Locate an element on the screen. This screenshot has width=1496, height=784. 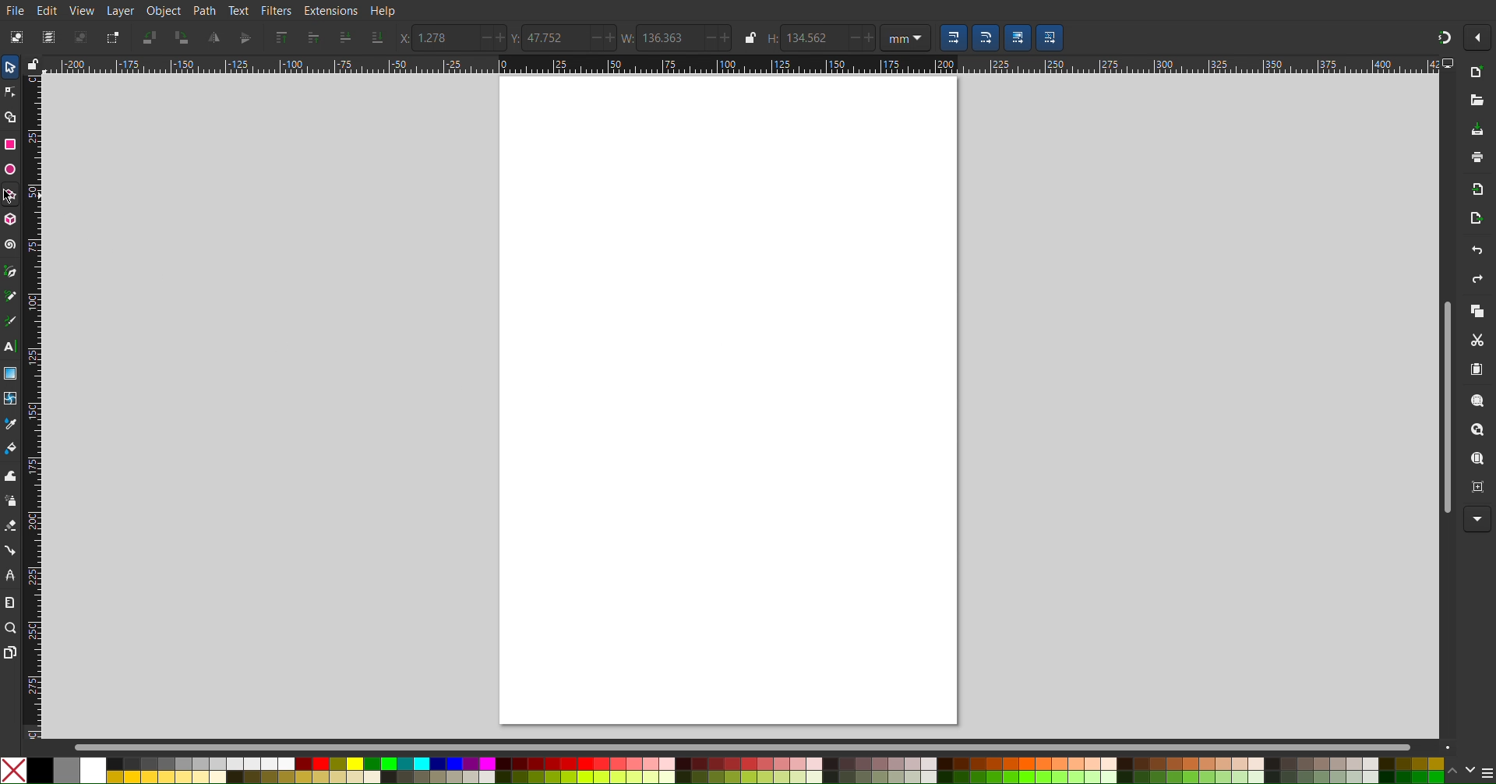
Scaling Options is located at coordinates (954, 37).